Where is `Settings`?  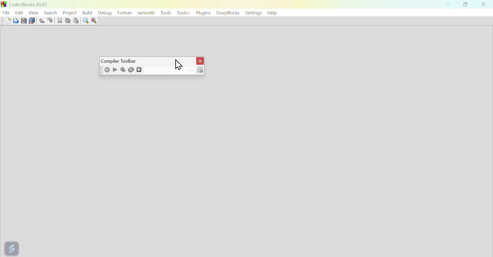
Settings is located at coordinates (252, 13).